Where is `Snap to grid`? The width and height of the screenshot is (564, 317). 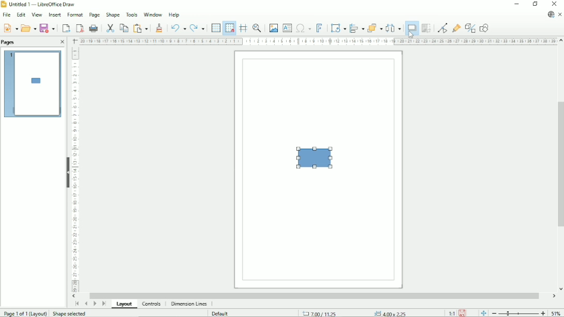 Snap to grid is located at coordinates (229, 28).